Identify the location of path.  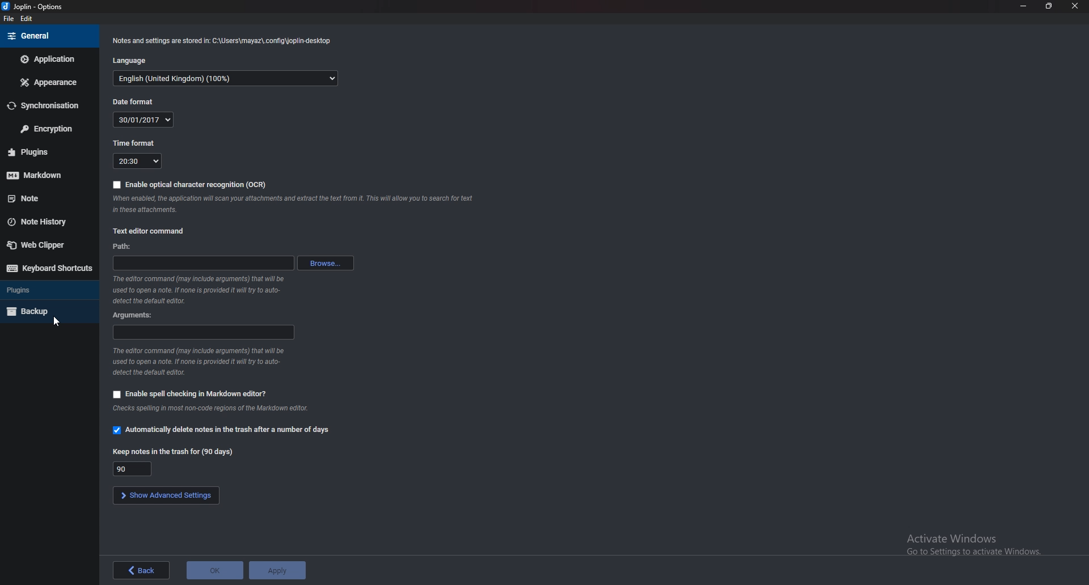
(203, 262).